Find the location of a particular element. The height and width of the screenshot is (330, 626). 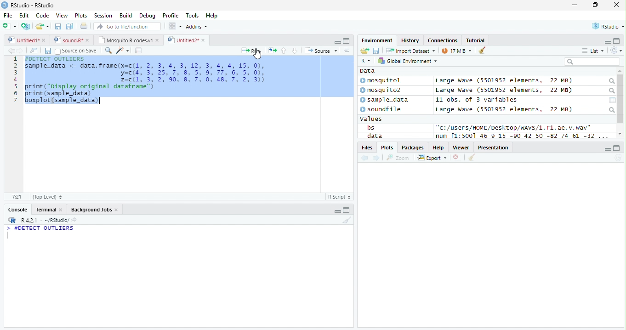

Connections is located at coordinates (443, 40).